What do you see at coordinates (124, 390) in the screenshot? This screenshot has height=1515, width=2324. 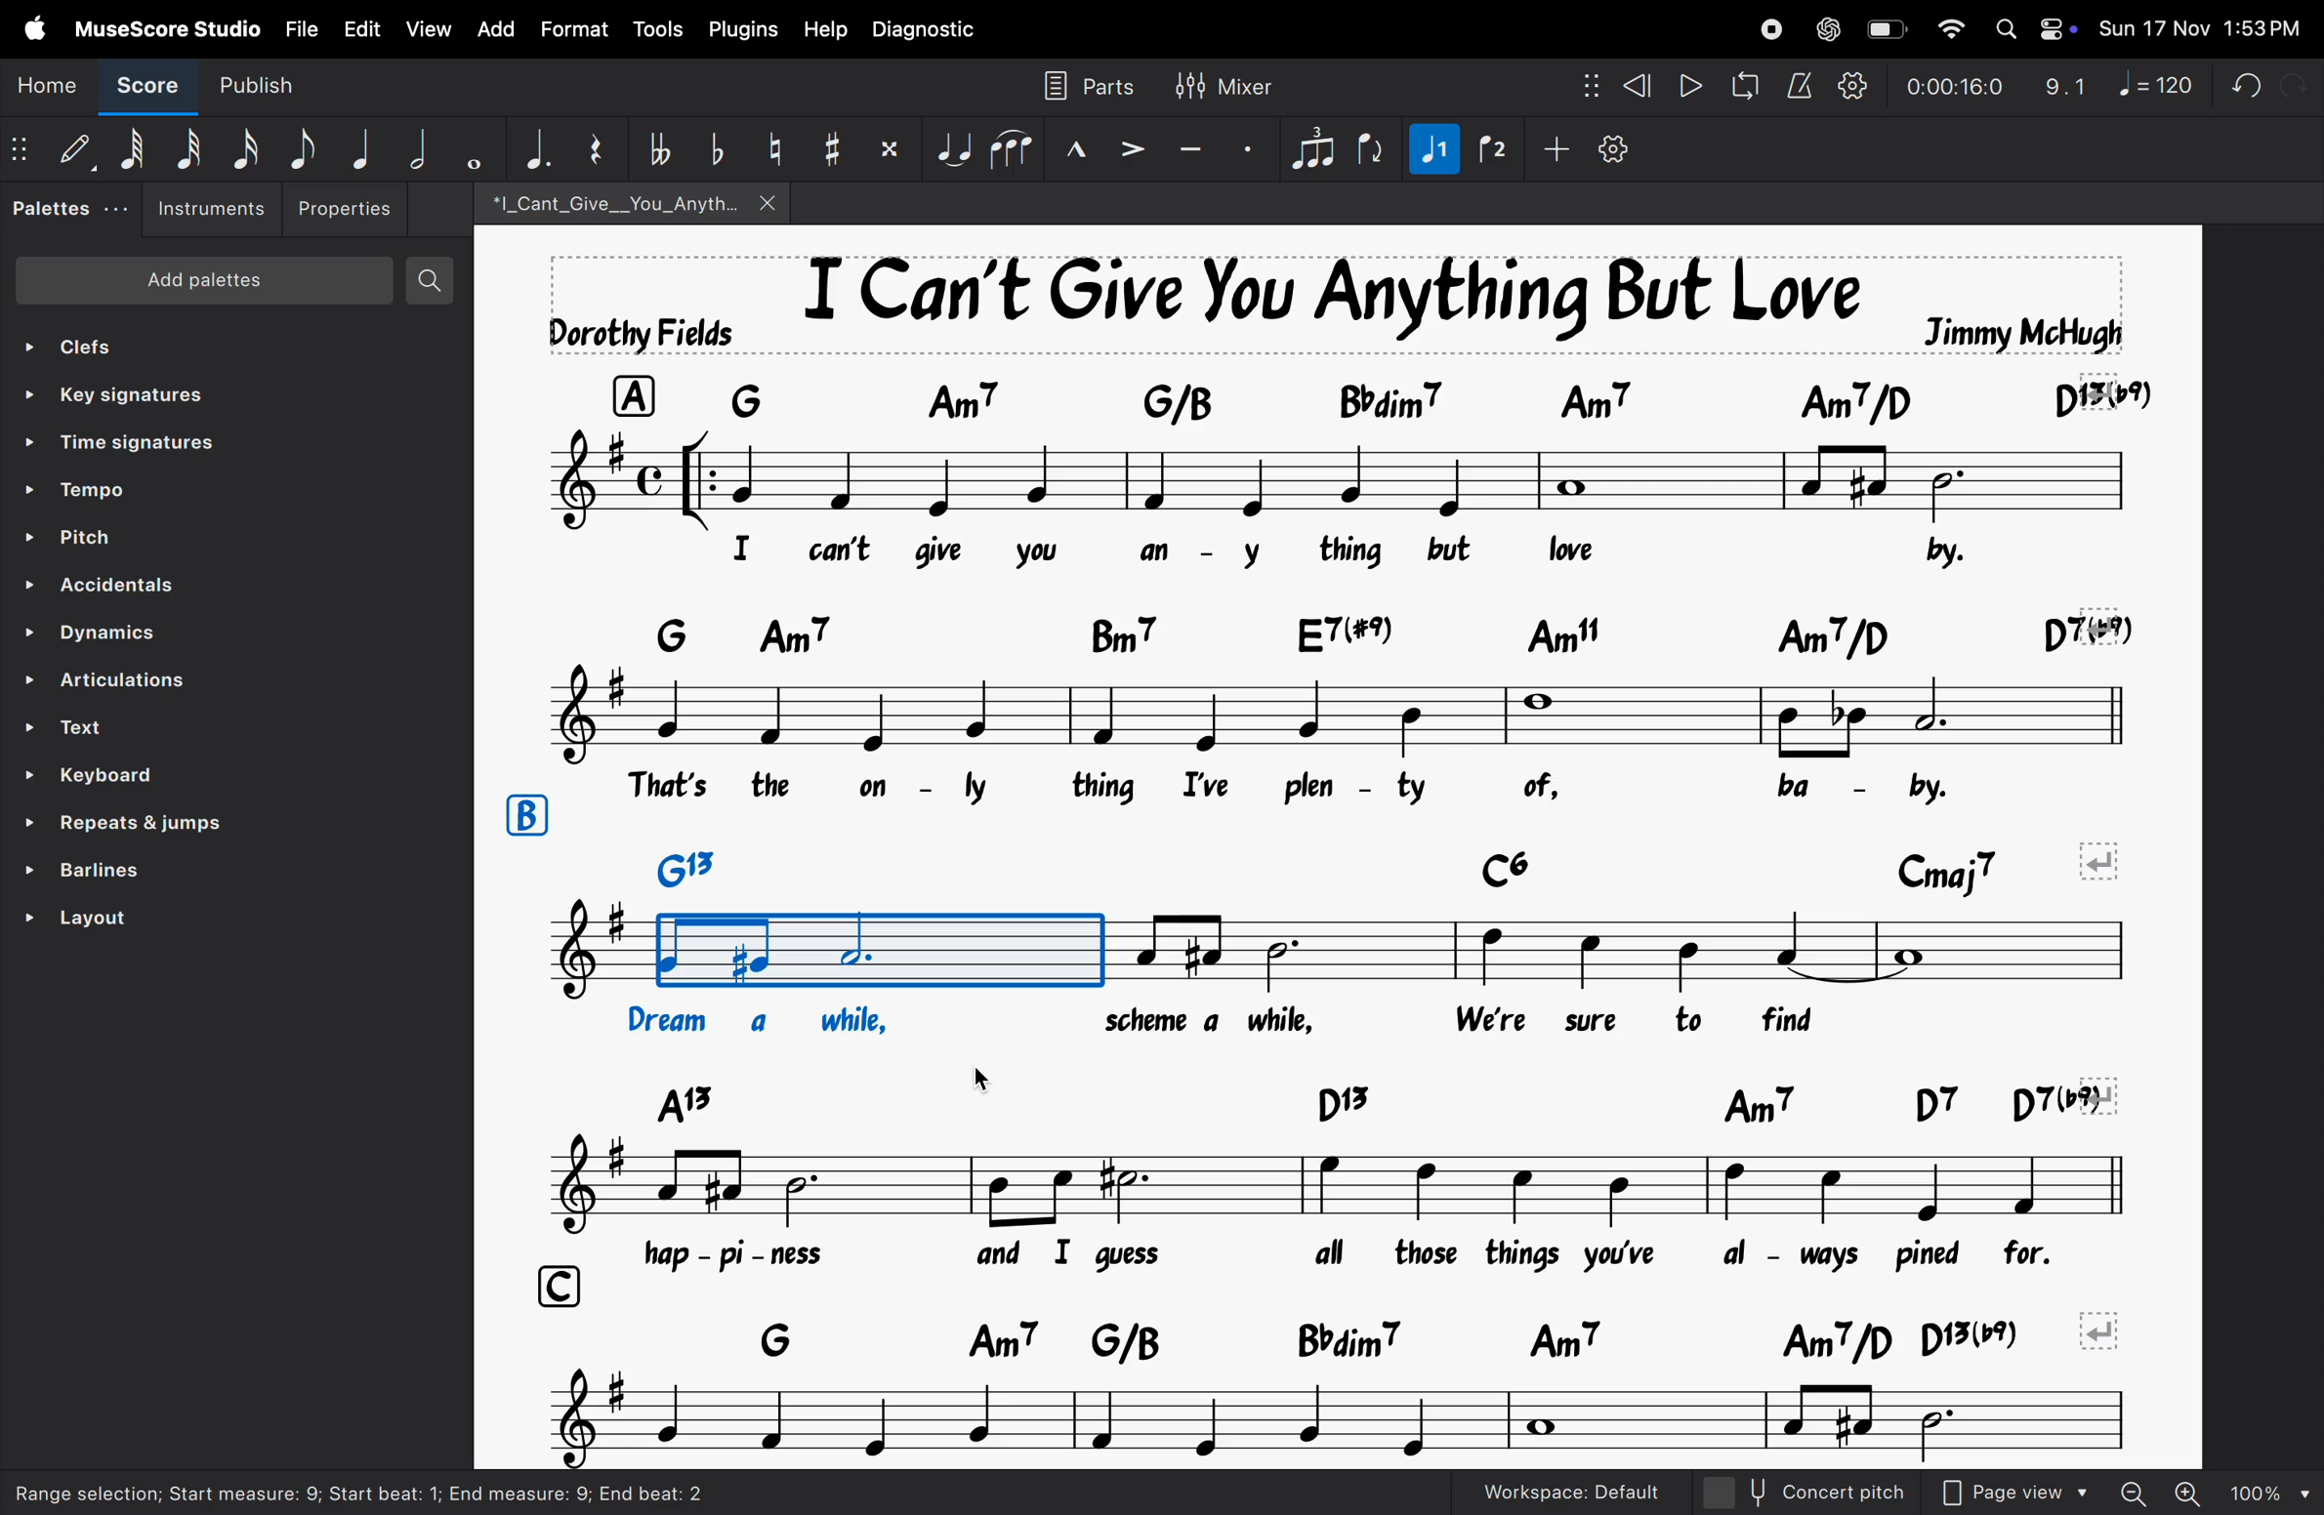 I see `key signatures` at bounding box center [124, 390].